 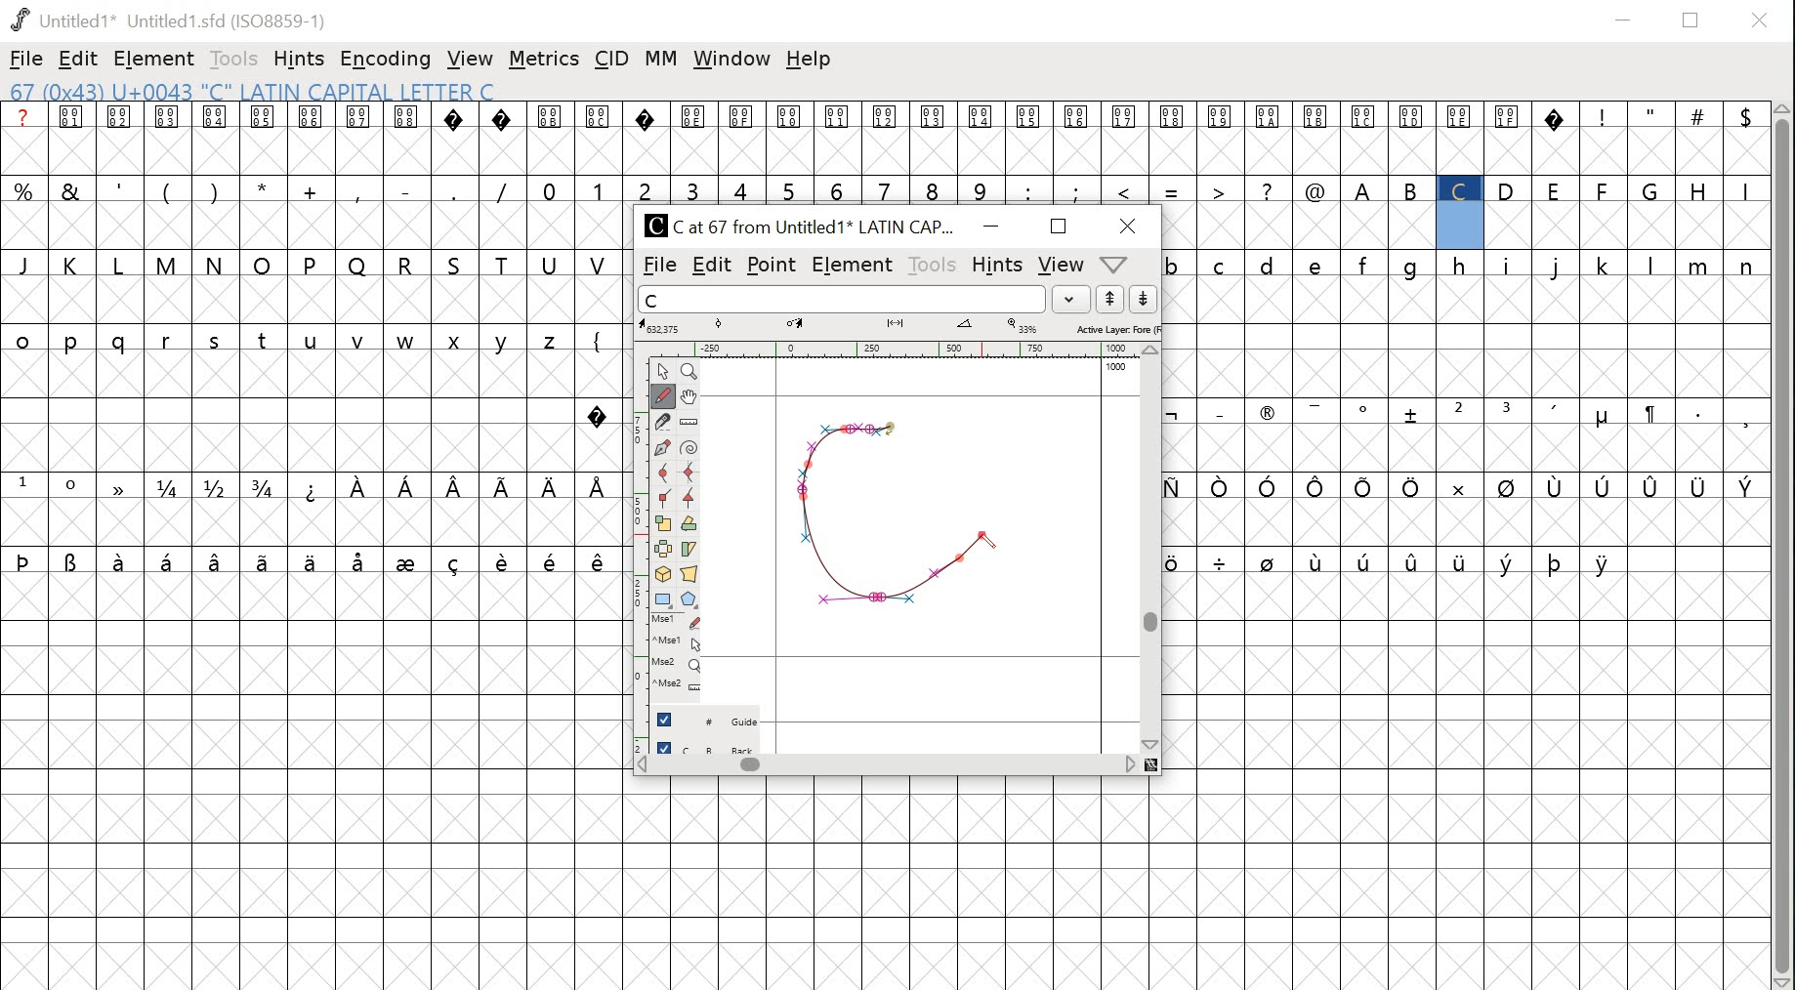 What do you see at coordinates (988, 549) in the screenshot?
I see `drawing pen/cursor position` at bounding box center [988, 549].